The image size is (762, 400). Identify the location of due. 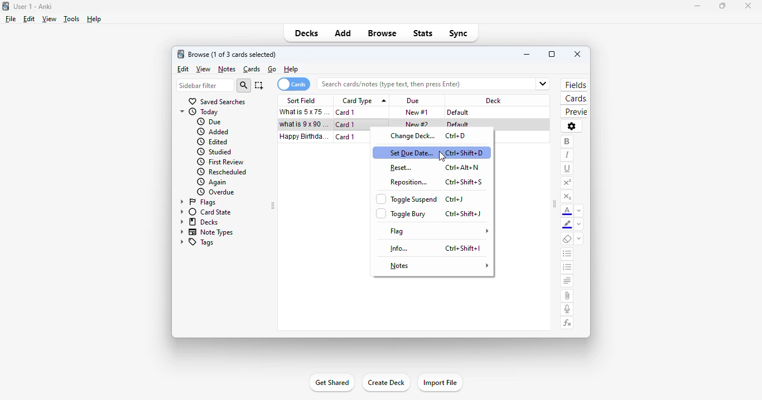
(209, 121).